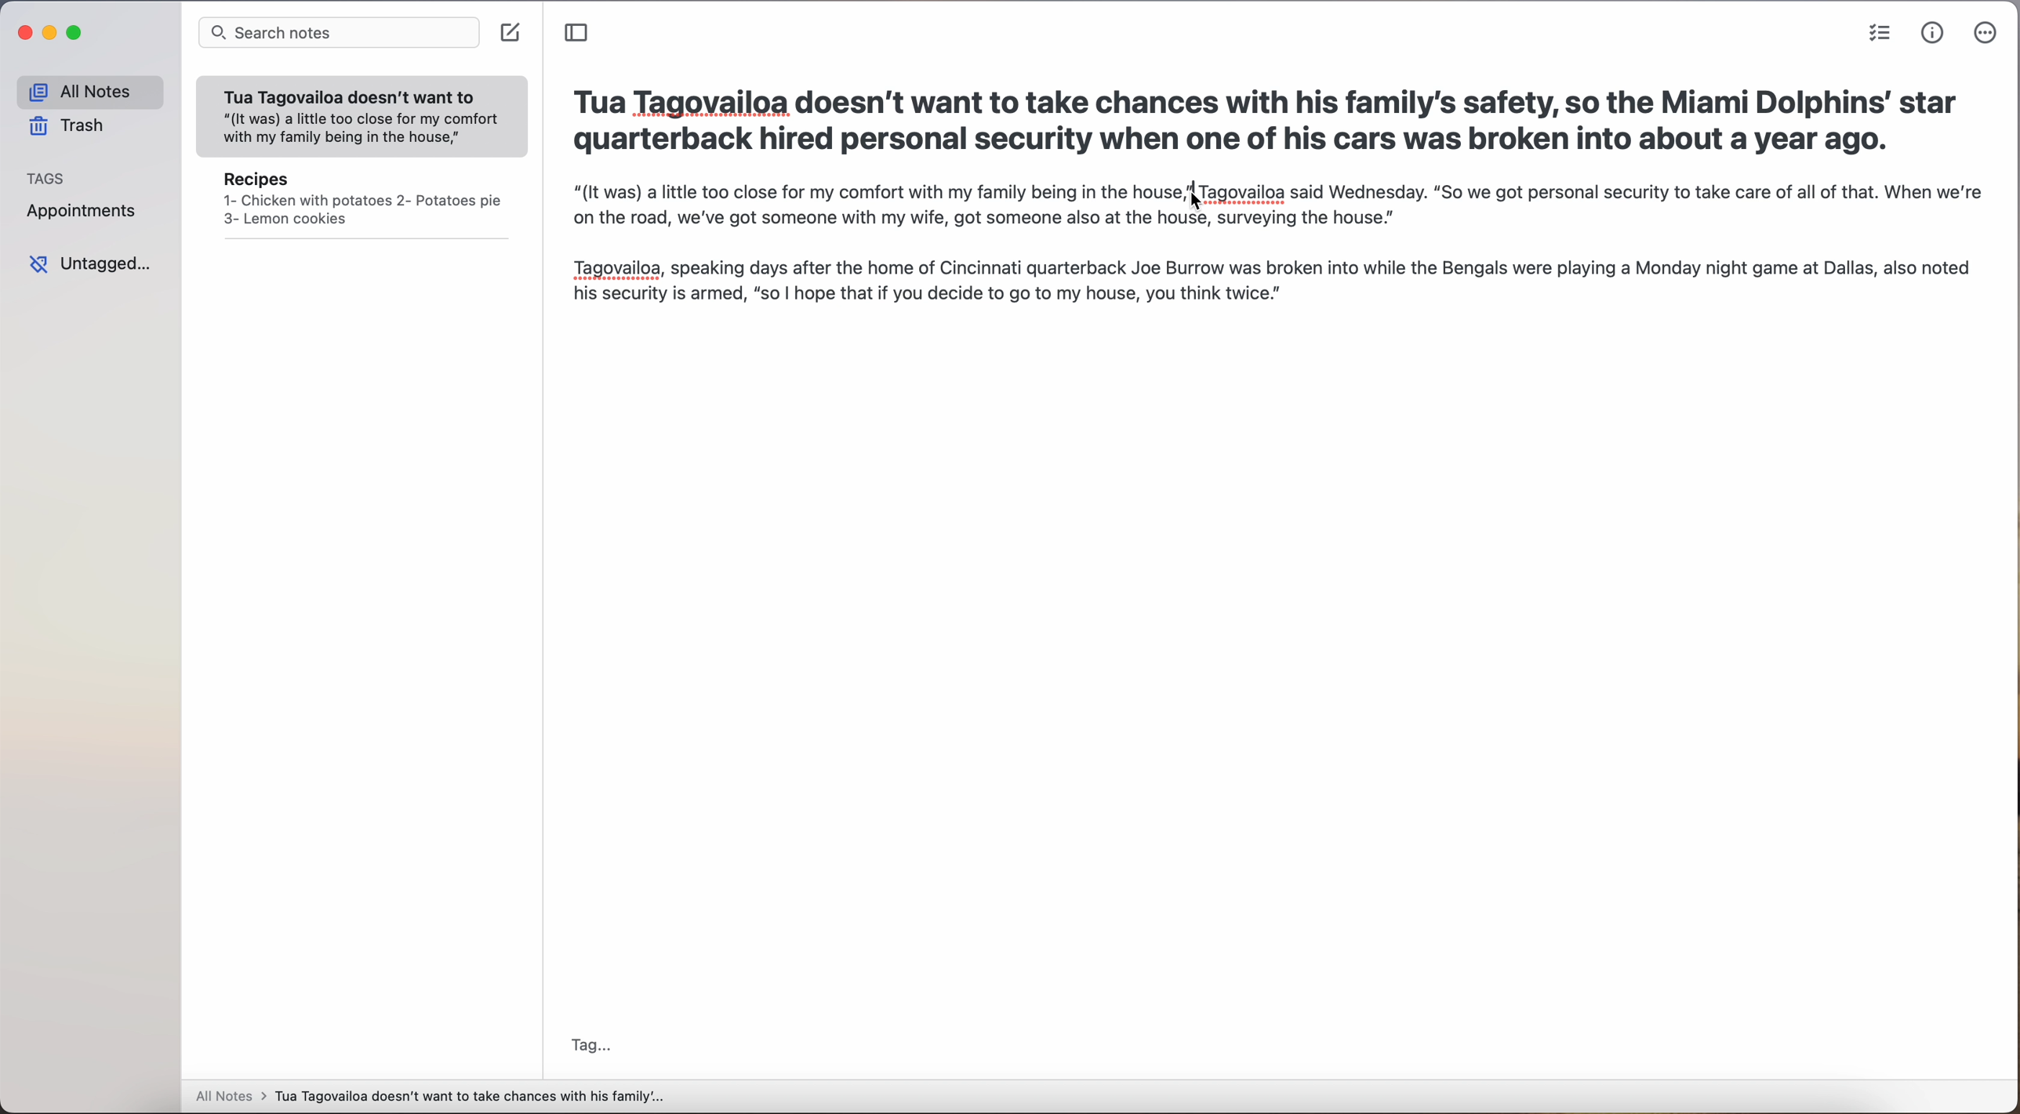  I want to click on search notes, so click(338, 34).